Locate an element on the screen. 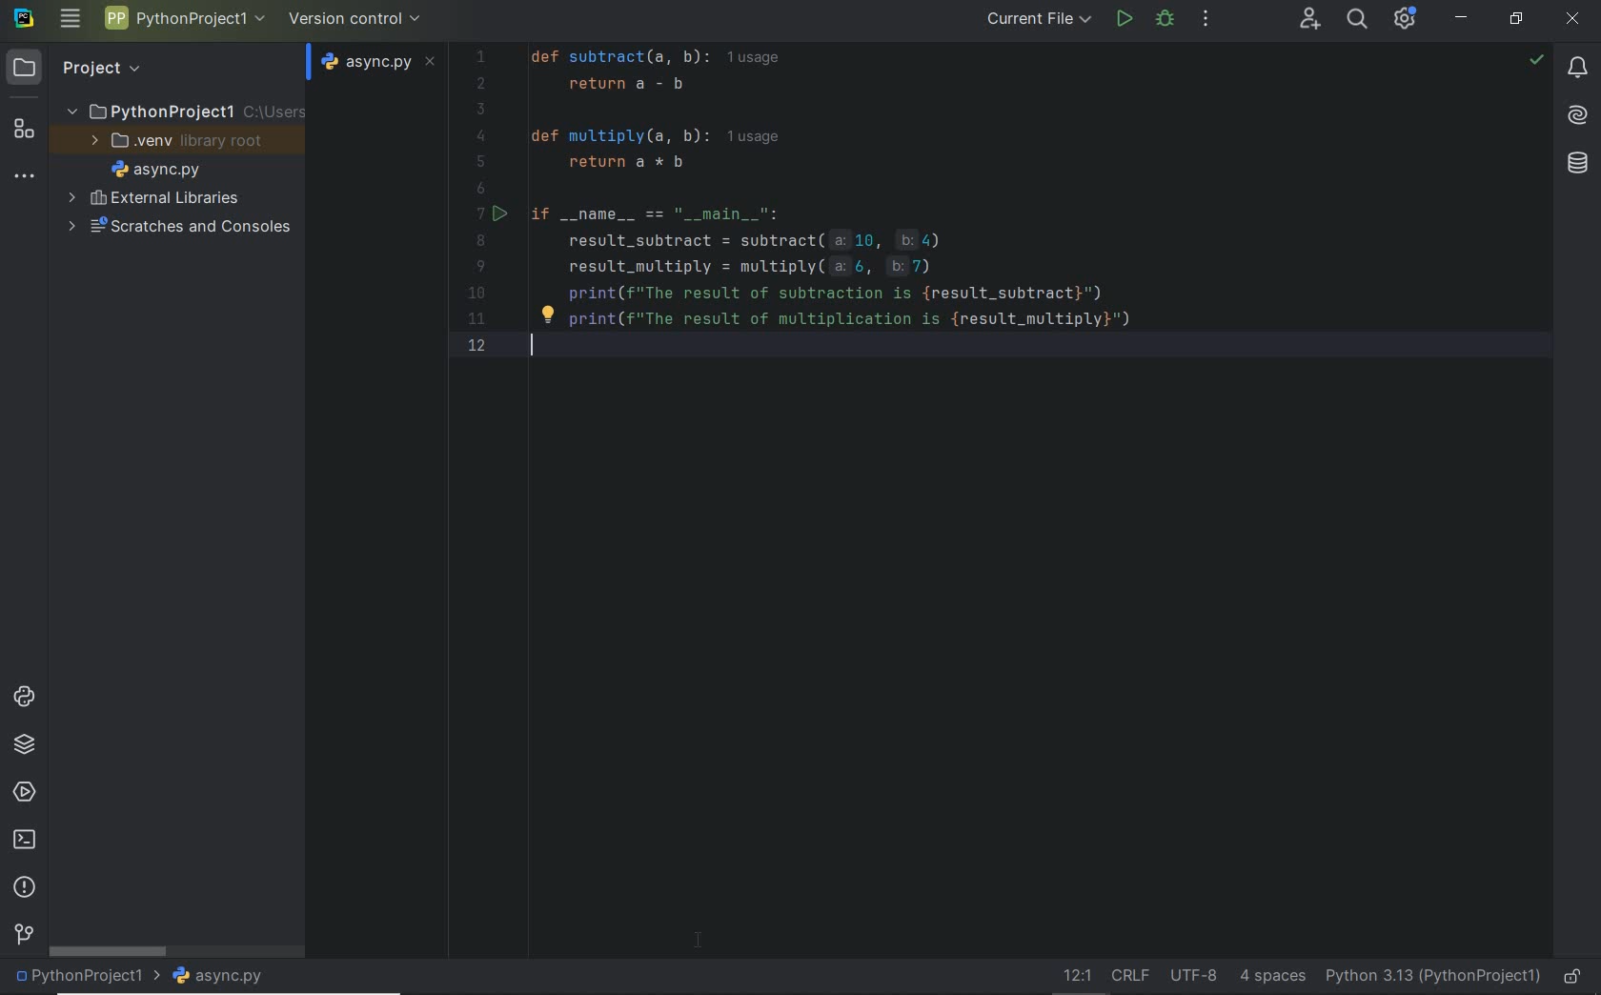  CLOSE is located at coordinates (1573, 17).